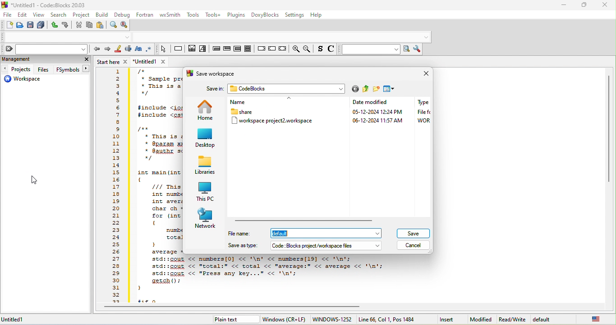 The width and height of the screenshot is (616, 325). I want to click on search to text, so click(369, 50).